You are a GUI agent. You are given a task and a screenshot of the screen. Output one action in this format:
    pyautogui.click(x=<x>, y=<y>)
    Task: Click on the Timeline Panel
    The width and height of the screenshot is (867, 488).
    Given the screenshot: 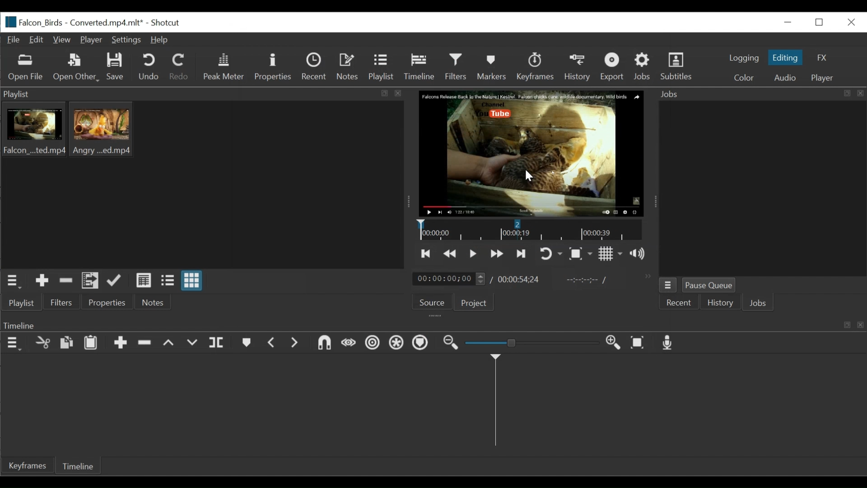 What is the action you would take?
    pyautogui.click(x=13, y=343)
    